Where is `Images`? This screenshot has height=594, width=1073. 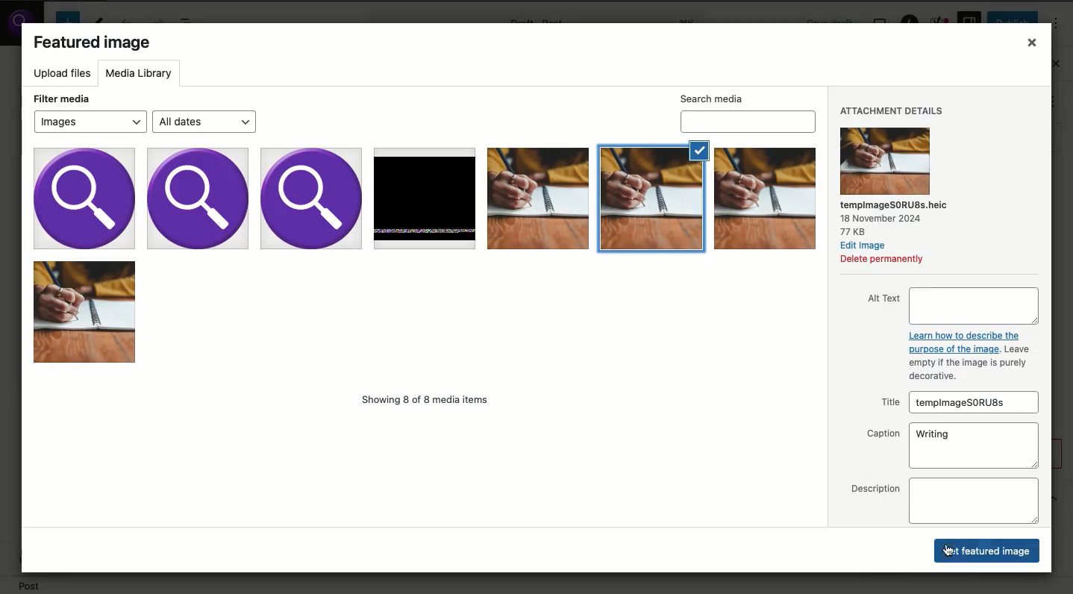 Images is located at coordinates (89, 122).